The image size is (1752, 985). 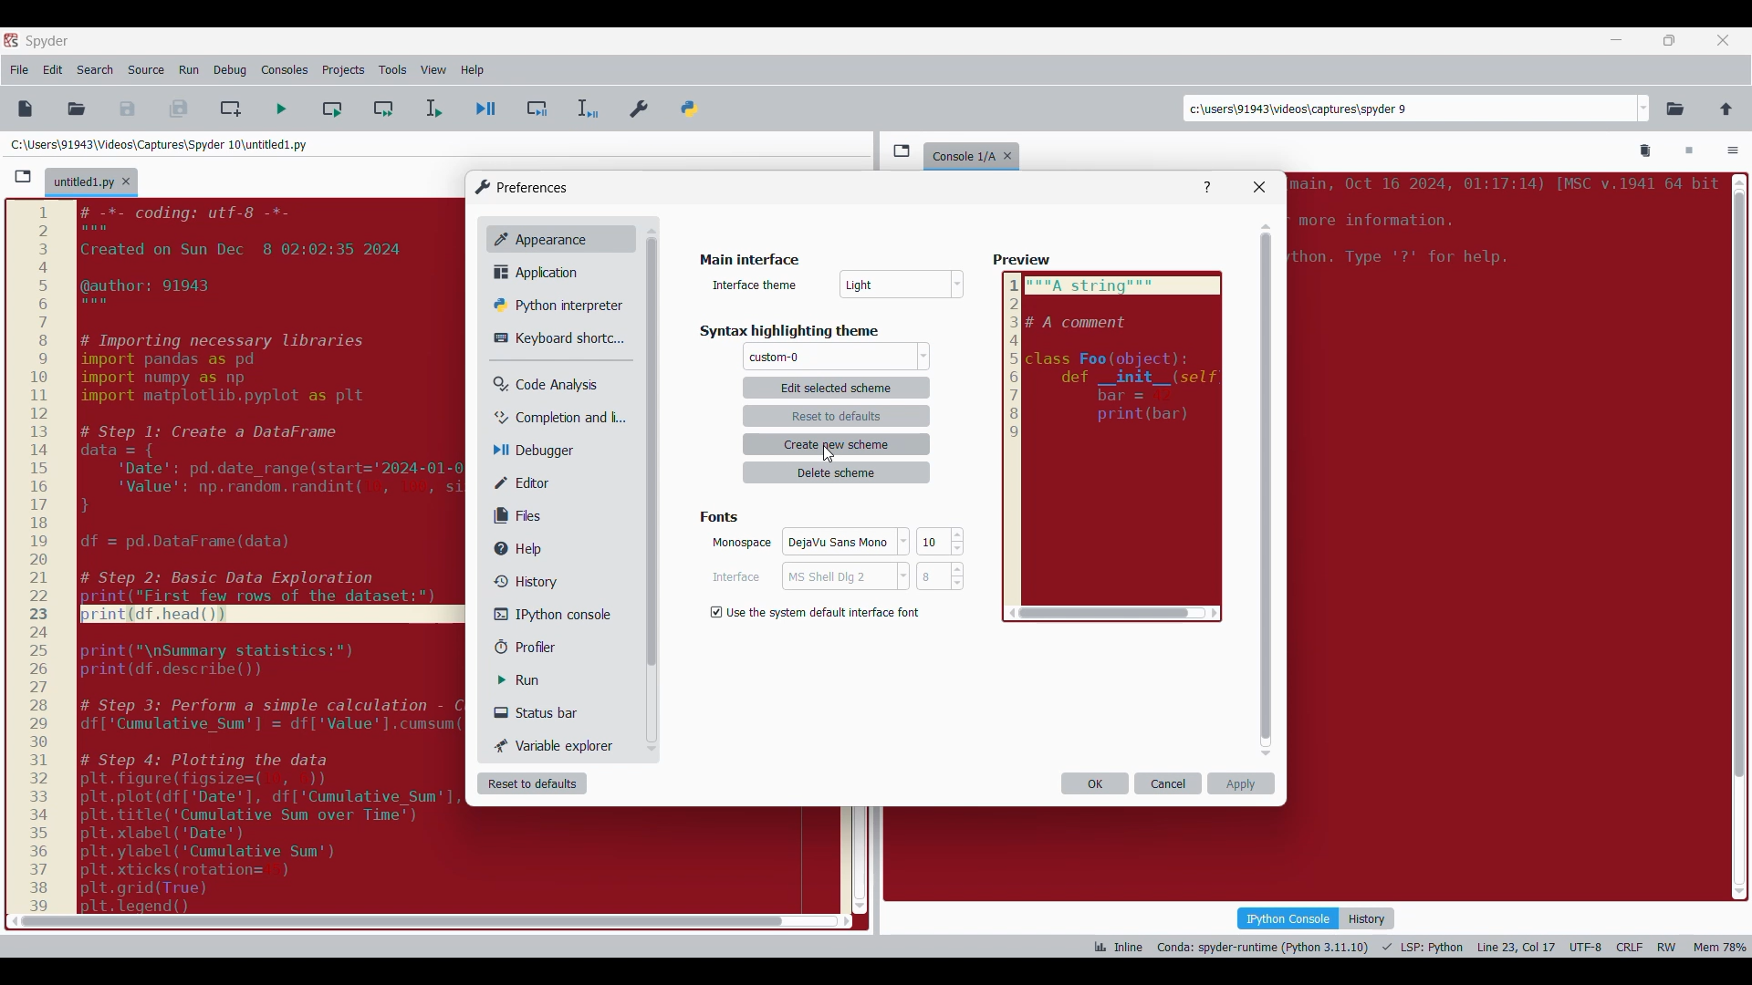 I want to click on File location, so click(x=159, y=144).